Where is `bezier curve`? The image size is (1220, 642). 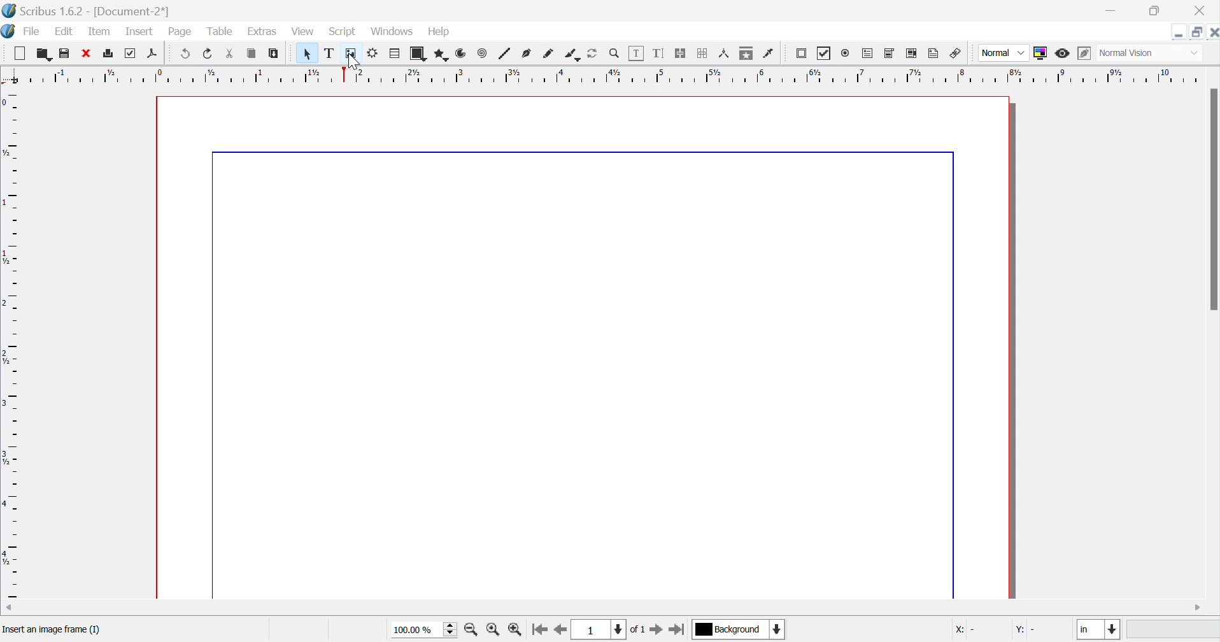 bezier curve is located at coordinates (527, 53).